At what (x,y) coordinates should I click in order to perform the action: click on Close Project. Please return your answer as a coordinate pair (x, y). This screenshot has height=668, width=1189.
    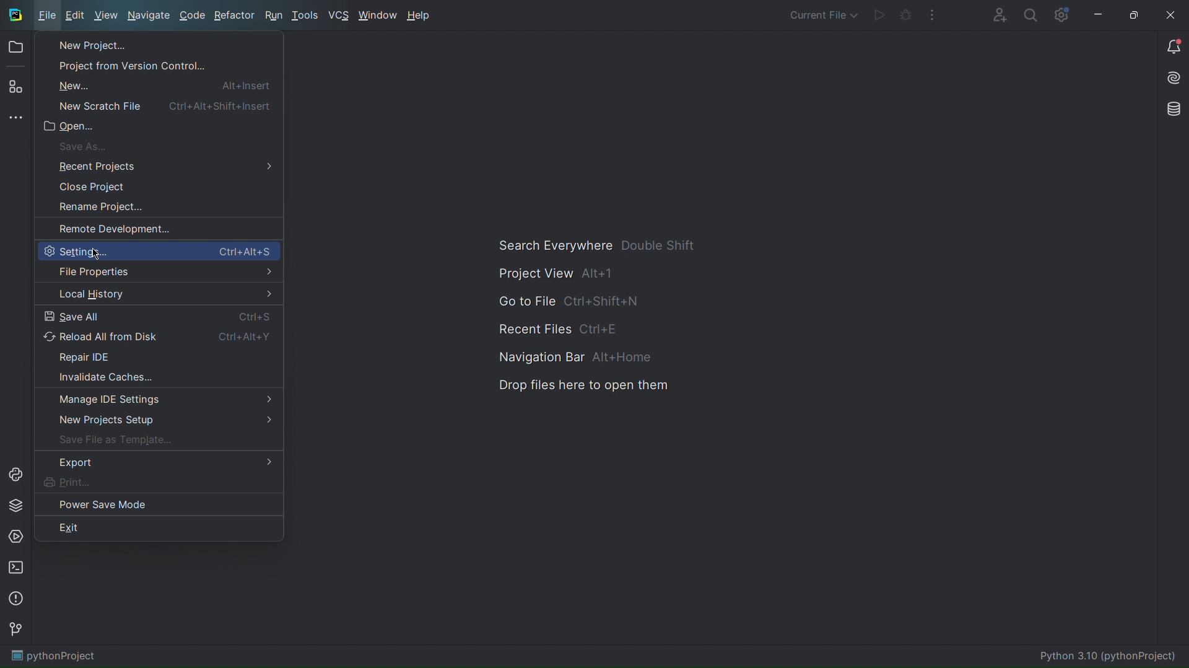
    Looking at the image, I should click on (95, 186).